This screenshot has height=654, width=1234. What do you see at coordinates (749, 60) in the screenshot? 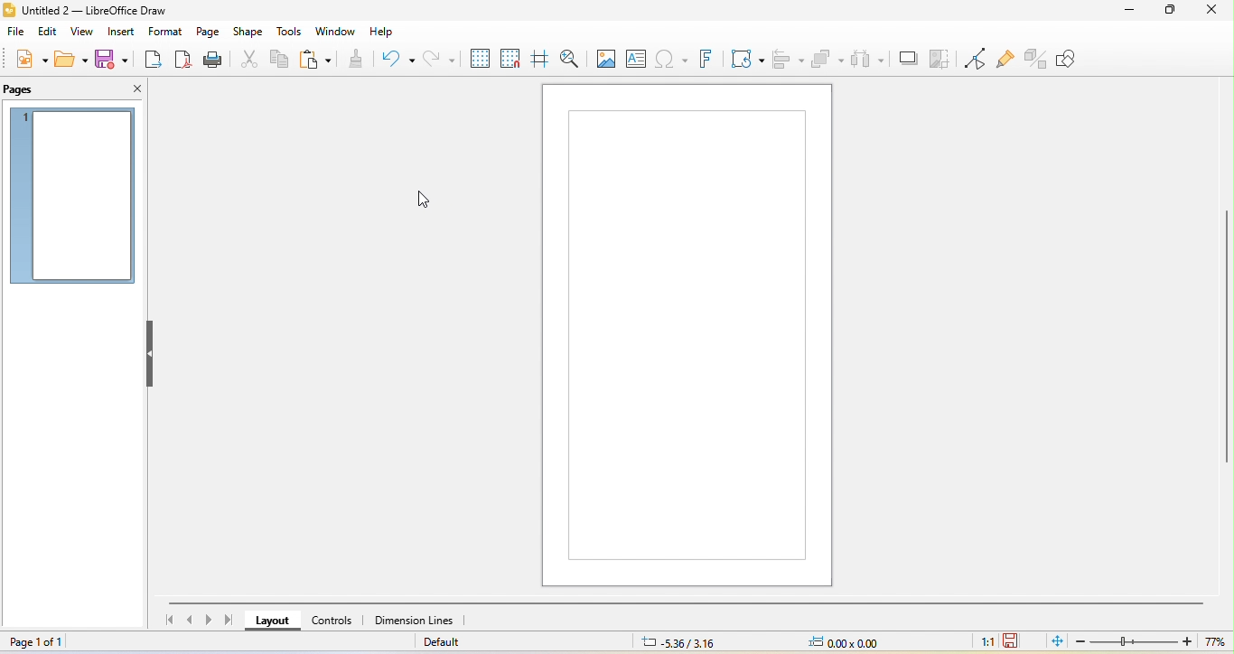
I see `transformation` at bounding box center [749, 60].